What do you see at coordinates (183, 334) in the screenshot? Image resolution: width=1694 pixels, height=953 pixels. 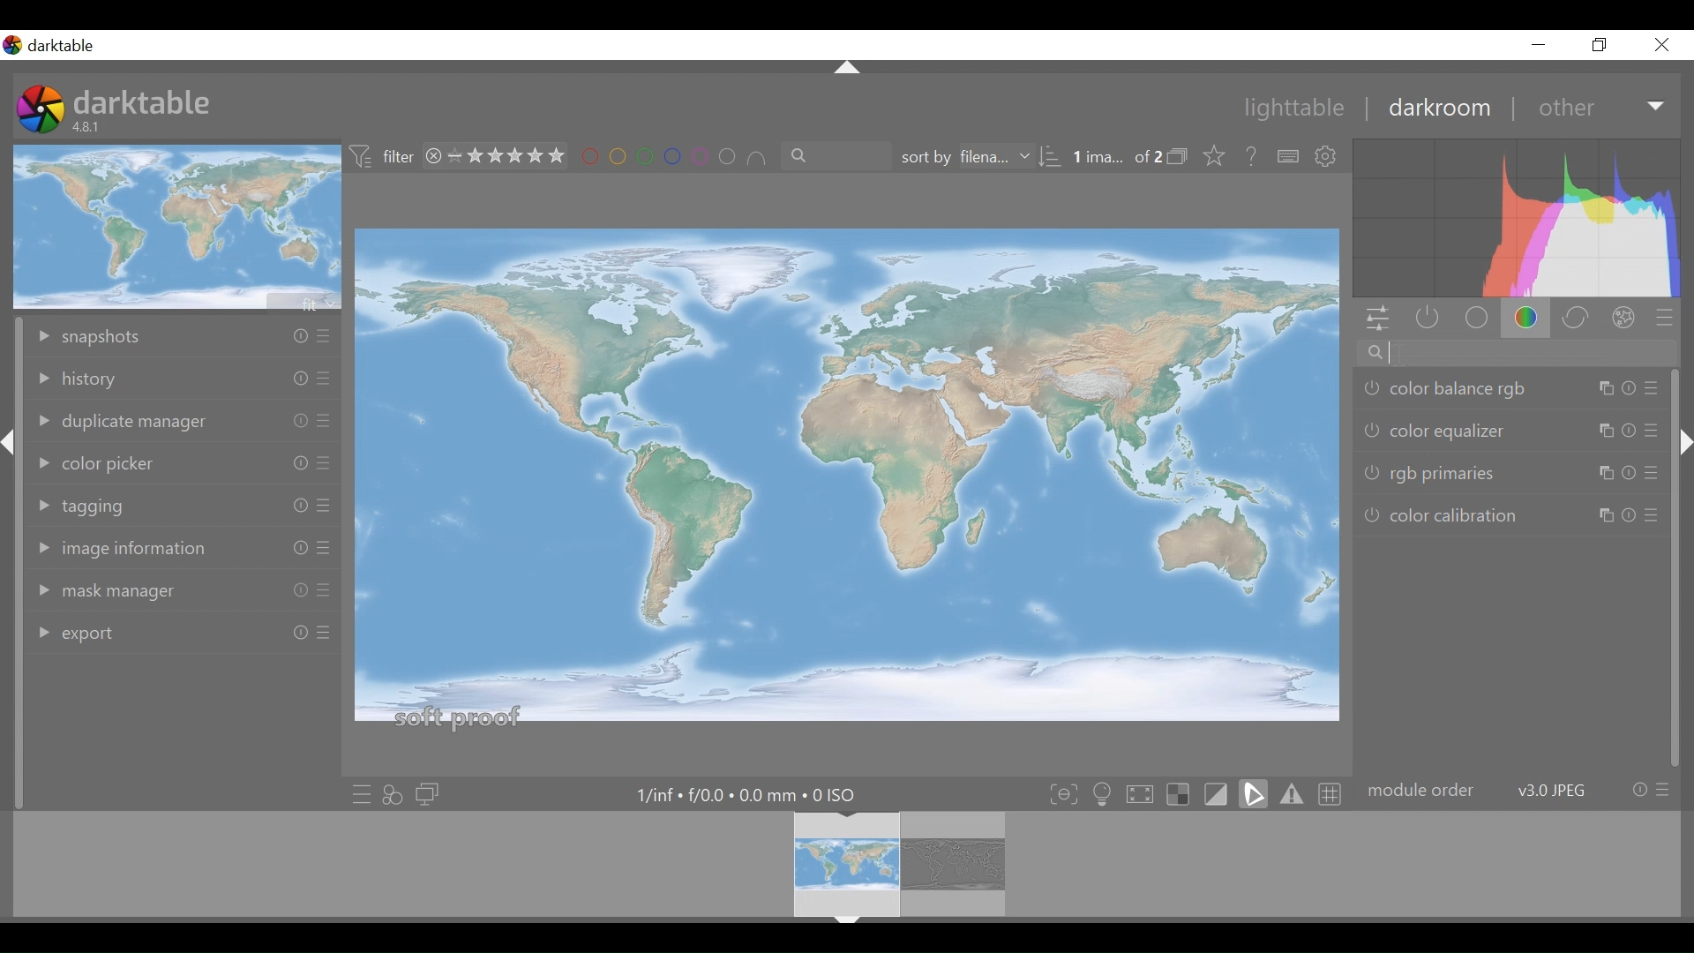 I see `snapshots` at bounding box center [183, 334].